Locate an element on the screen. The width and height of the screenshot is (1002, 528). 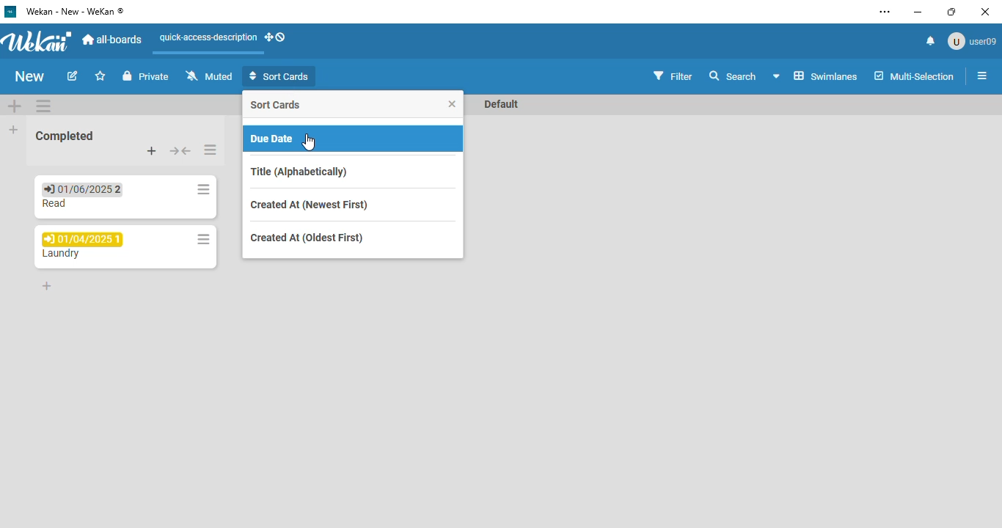
01/06/2025  is located at coordinates (80, 188).